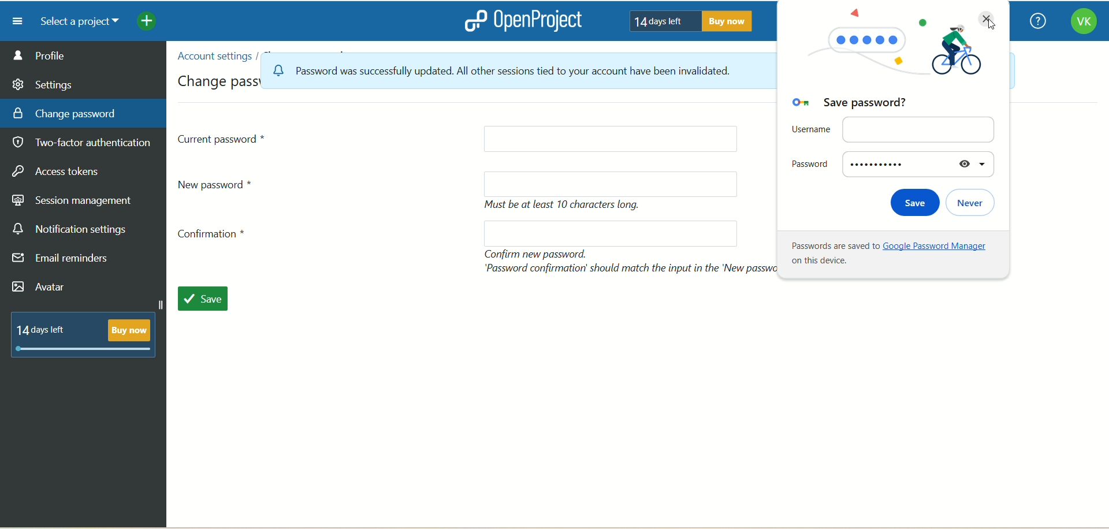 This screenshot has width=1109, height=529. I want to click on account, so click(1083, 23).